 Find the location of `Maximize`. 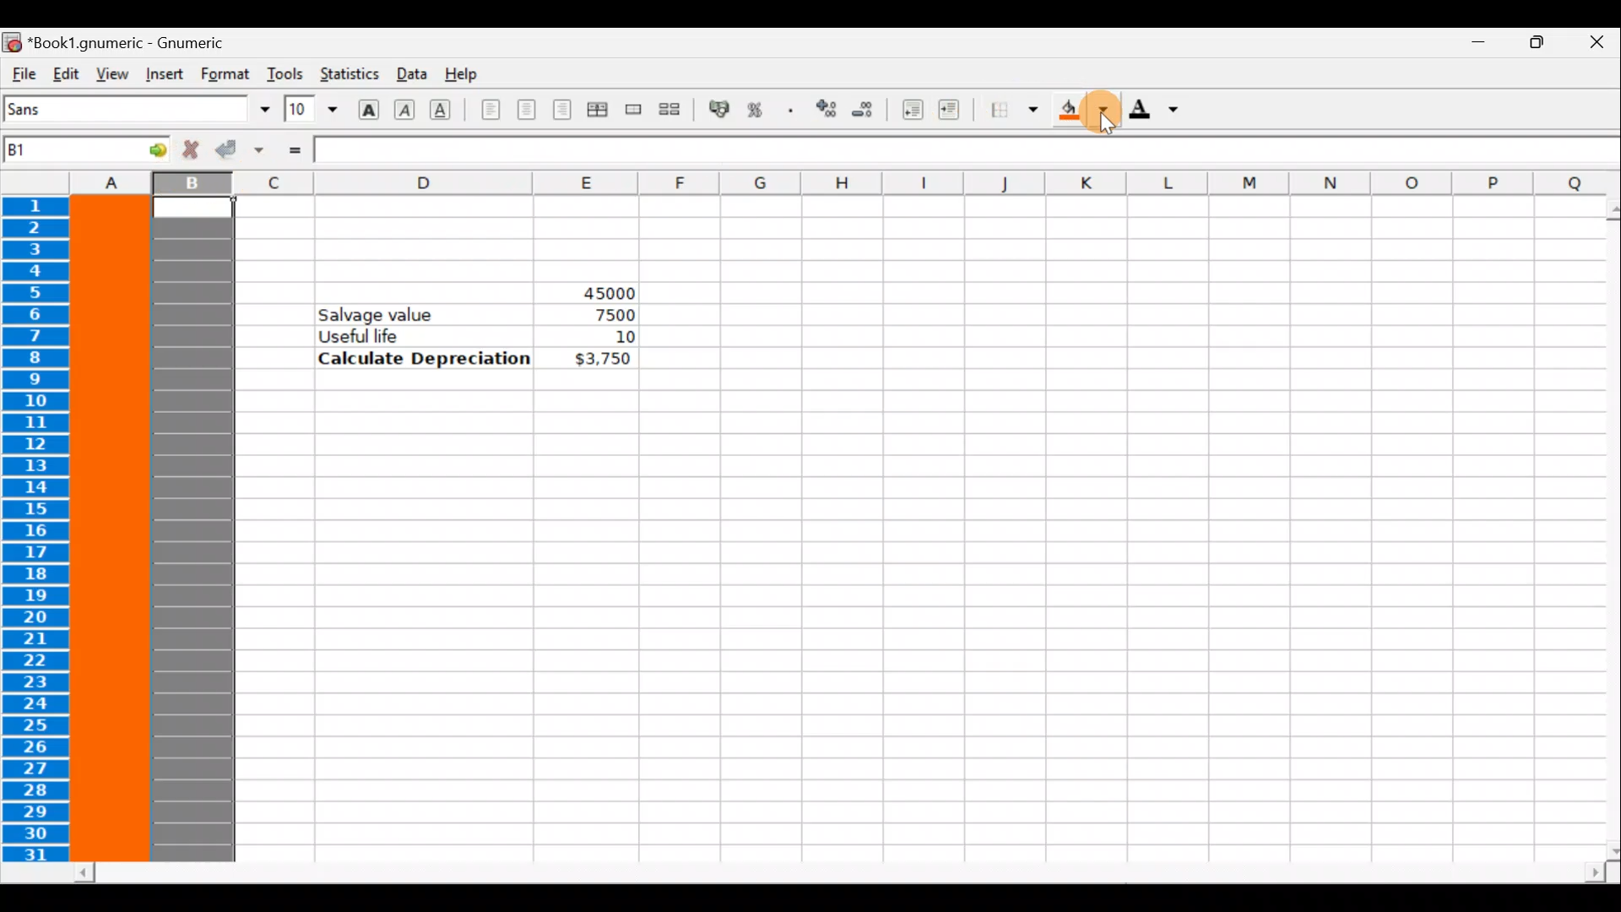

Maximize is located at coordinates (1533, 47).